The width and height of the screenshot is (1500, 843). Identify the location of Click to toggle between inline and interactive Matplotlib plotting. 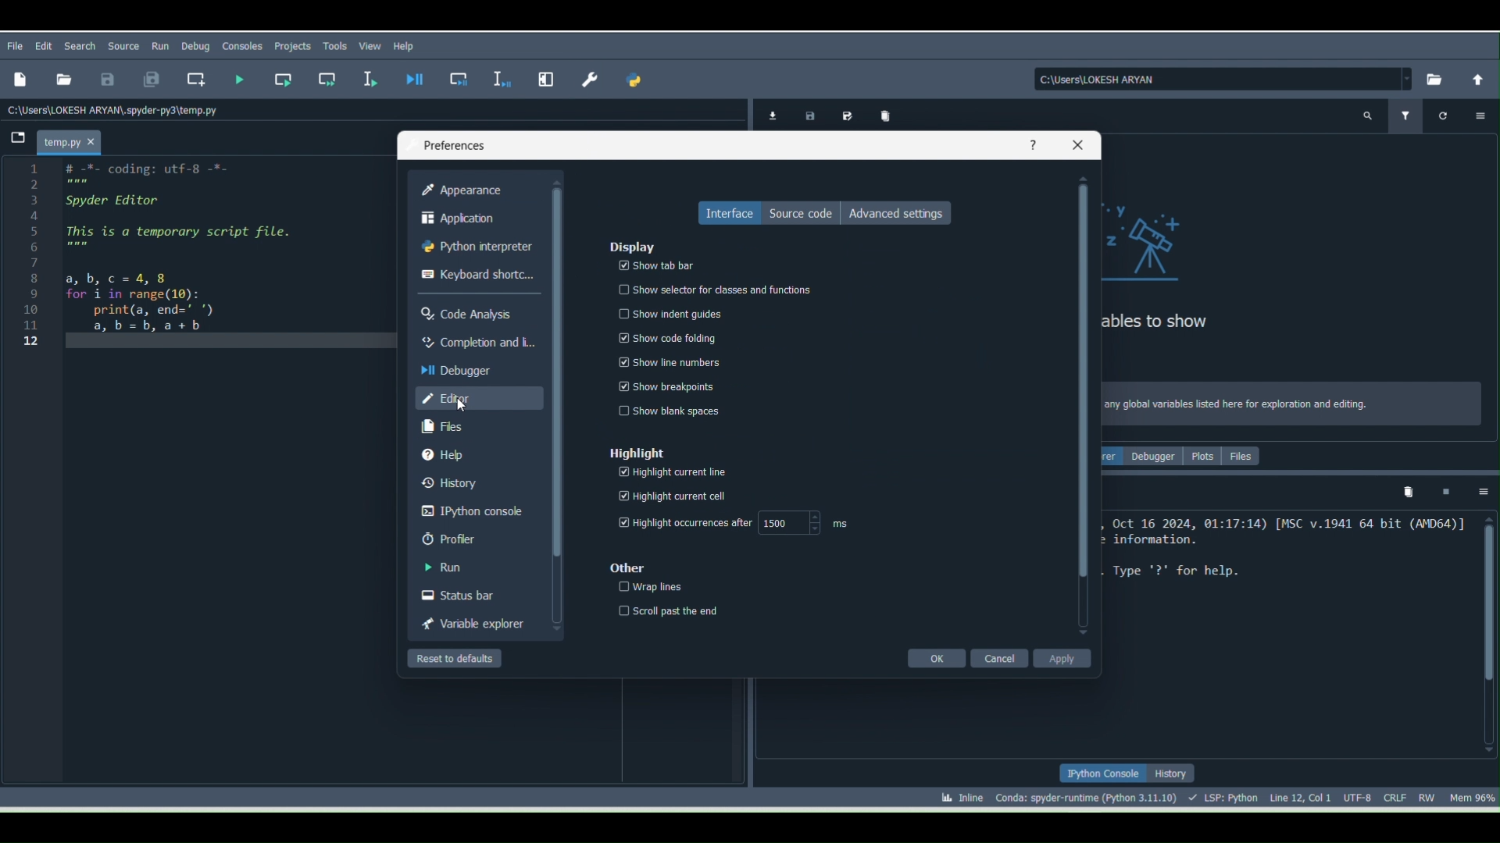
(953, 794).